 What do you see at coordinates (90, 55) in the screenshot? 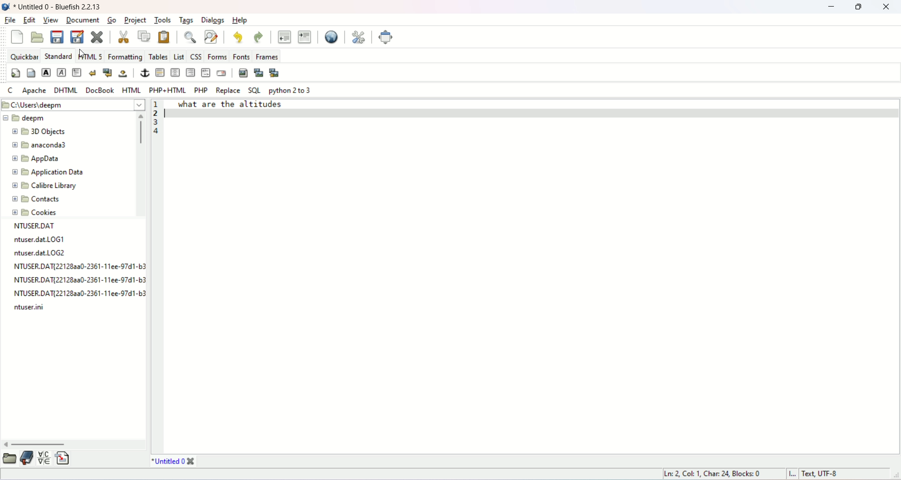
I see `HTML 5` at bounding box center [90, 55].